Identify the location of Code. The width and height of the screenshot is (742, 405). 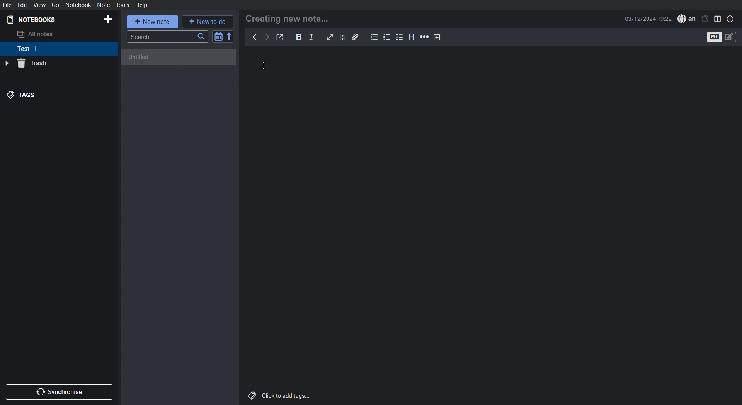
(343, 37).